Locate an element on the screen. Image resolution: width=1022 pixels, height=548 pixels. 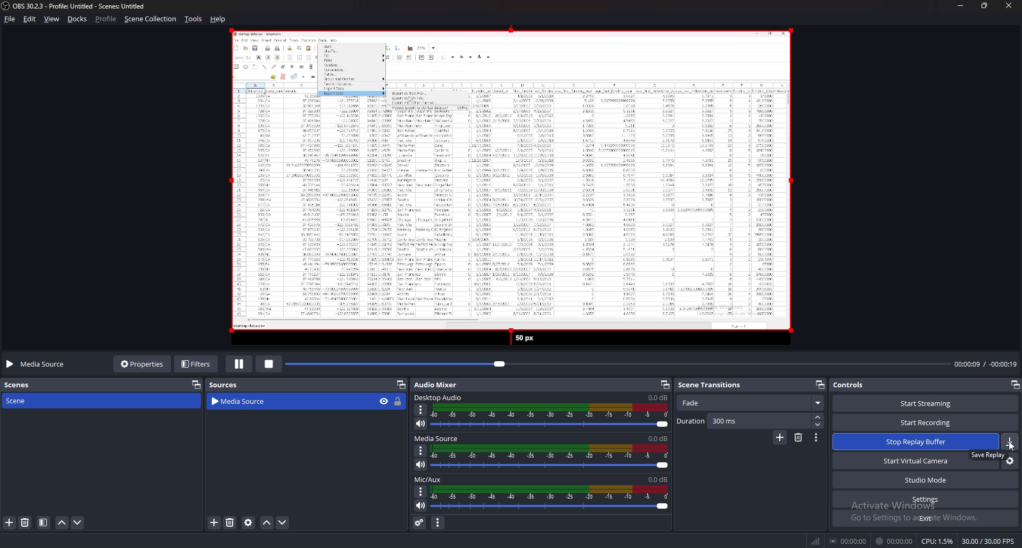
move source up is located at coordinates (267, 522).